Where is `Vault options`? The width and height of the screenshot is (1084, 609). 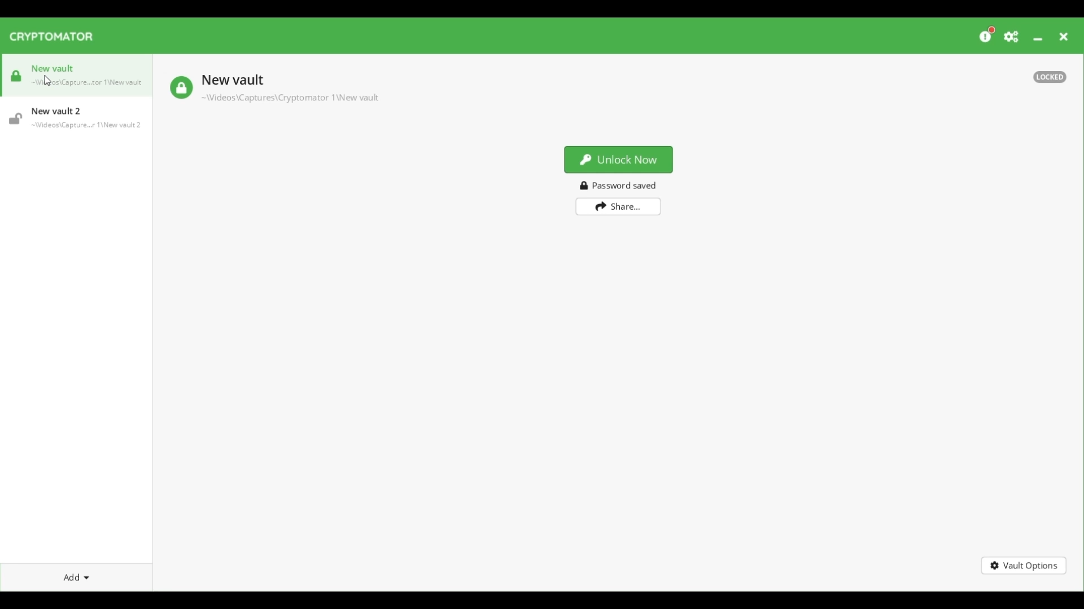 Vault options is located at coordinates (1024, 566).